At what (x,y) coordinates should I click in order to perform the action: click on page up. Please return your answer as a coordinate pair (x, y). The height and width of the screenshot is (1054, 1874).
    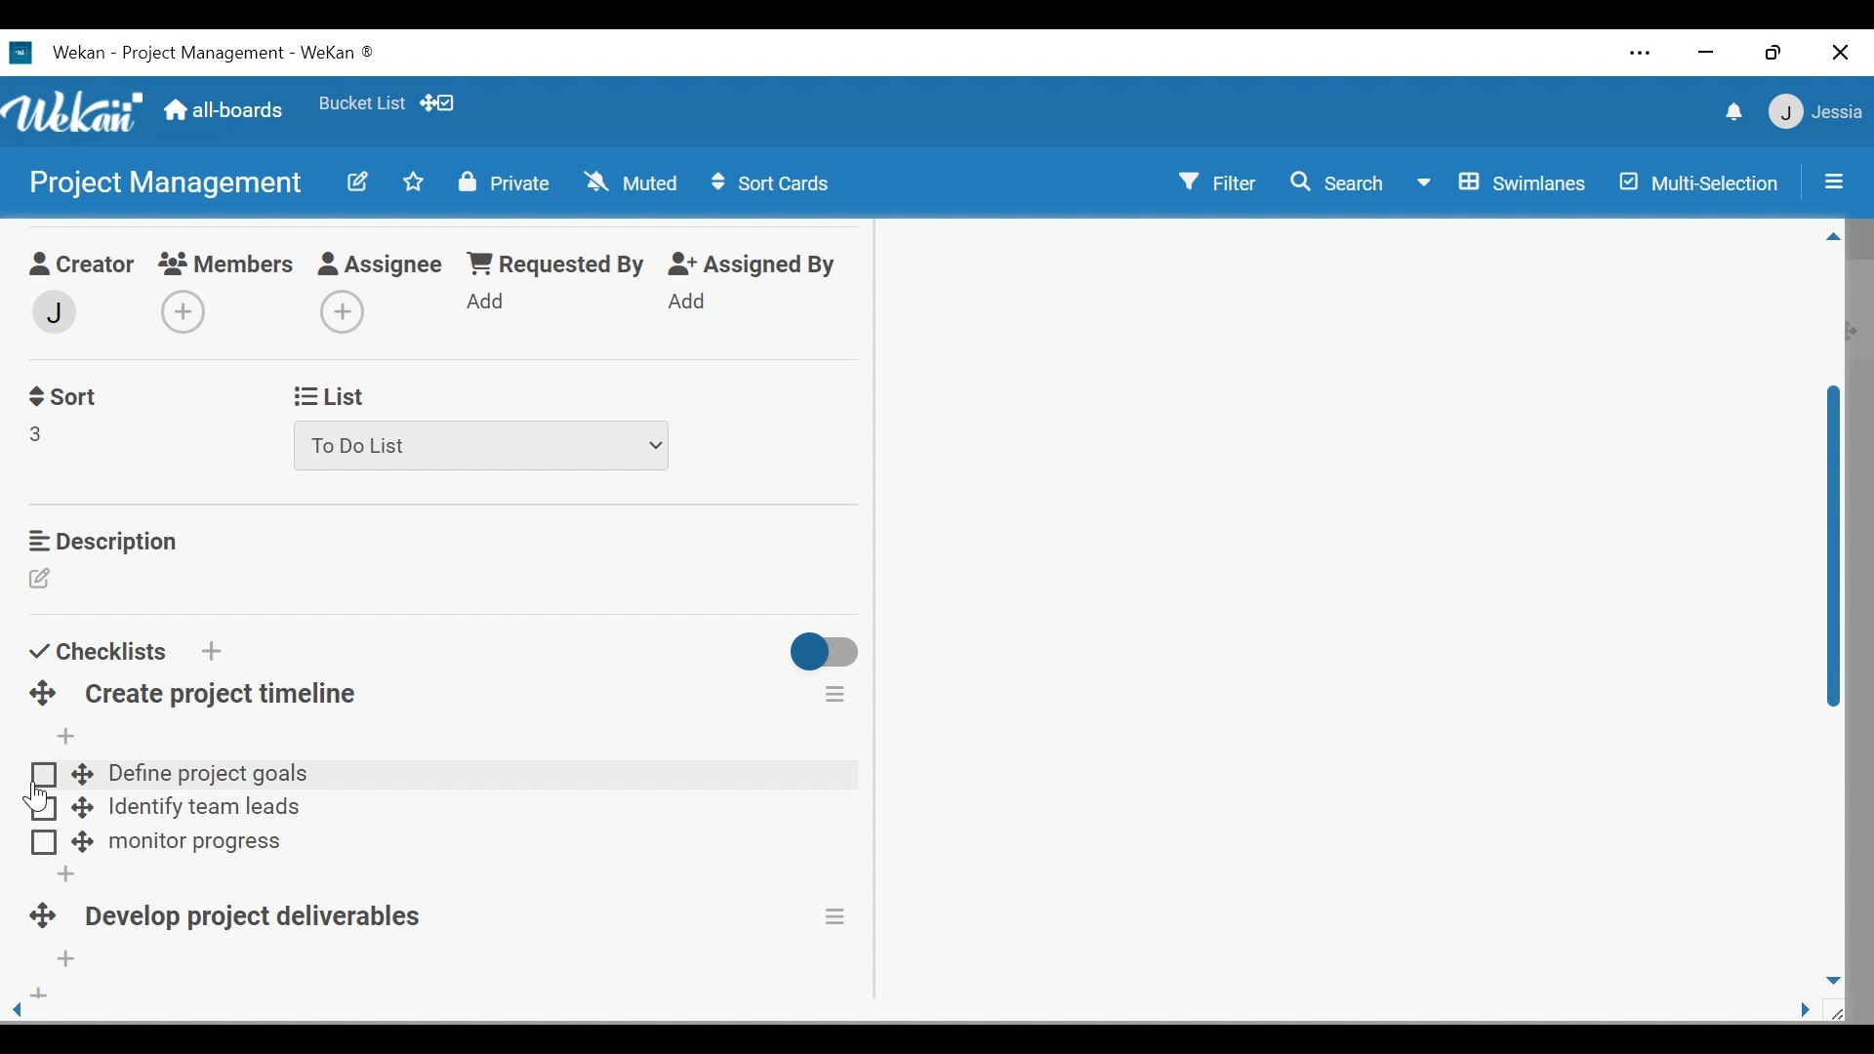
    Looking at the image, I should click on (1834, 240).